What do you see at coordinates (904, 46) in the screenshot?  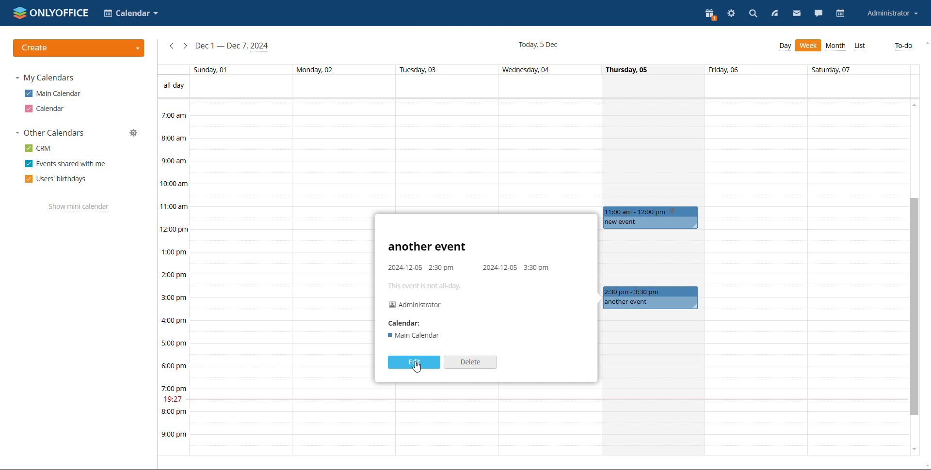 I see `to-do` at bounding box center [904, 46].